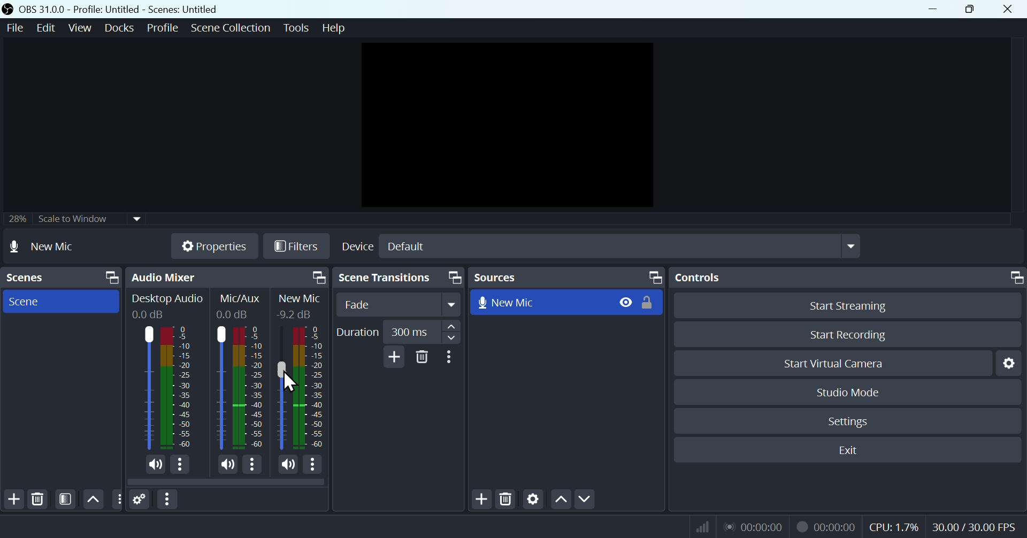 This screenshot has width=1027, height=538. What do you see at coordinates (92, 499) in the screenshot?
I see `Up` at bounding box center [92, 499].